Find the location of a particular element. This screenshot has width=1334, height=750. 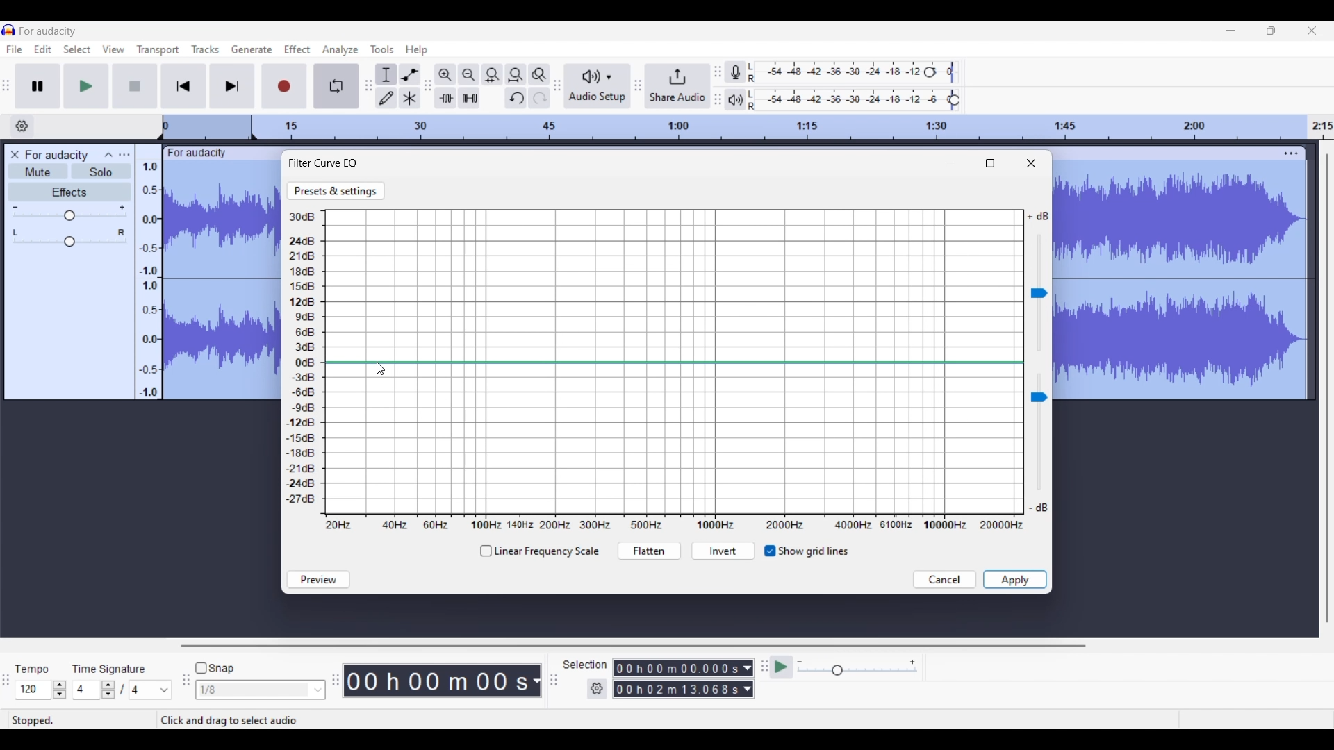

Record/Record new track is located at coordinates (285, 86).